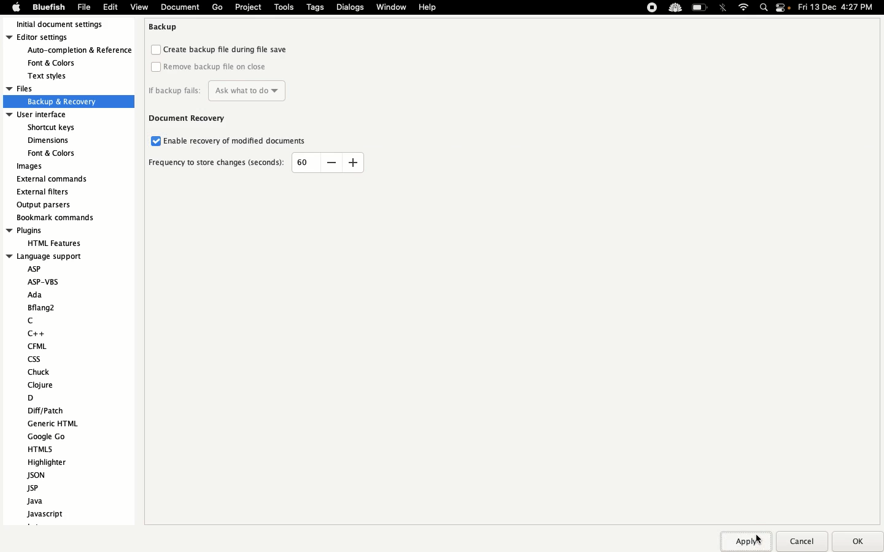  I want to click on Cursor on Apply, so click(759, 539).